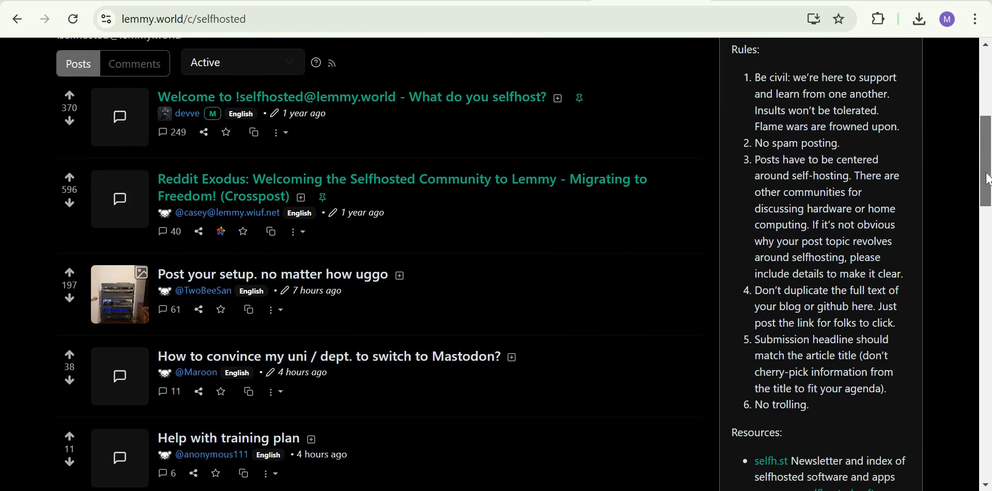 This screenshot has width=992, height=491. What do you see at coordinates (514, 356) in the screenshot?
I see `collapse` at bounding box center [514, 356].